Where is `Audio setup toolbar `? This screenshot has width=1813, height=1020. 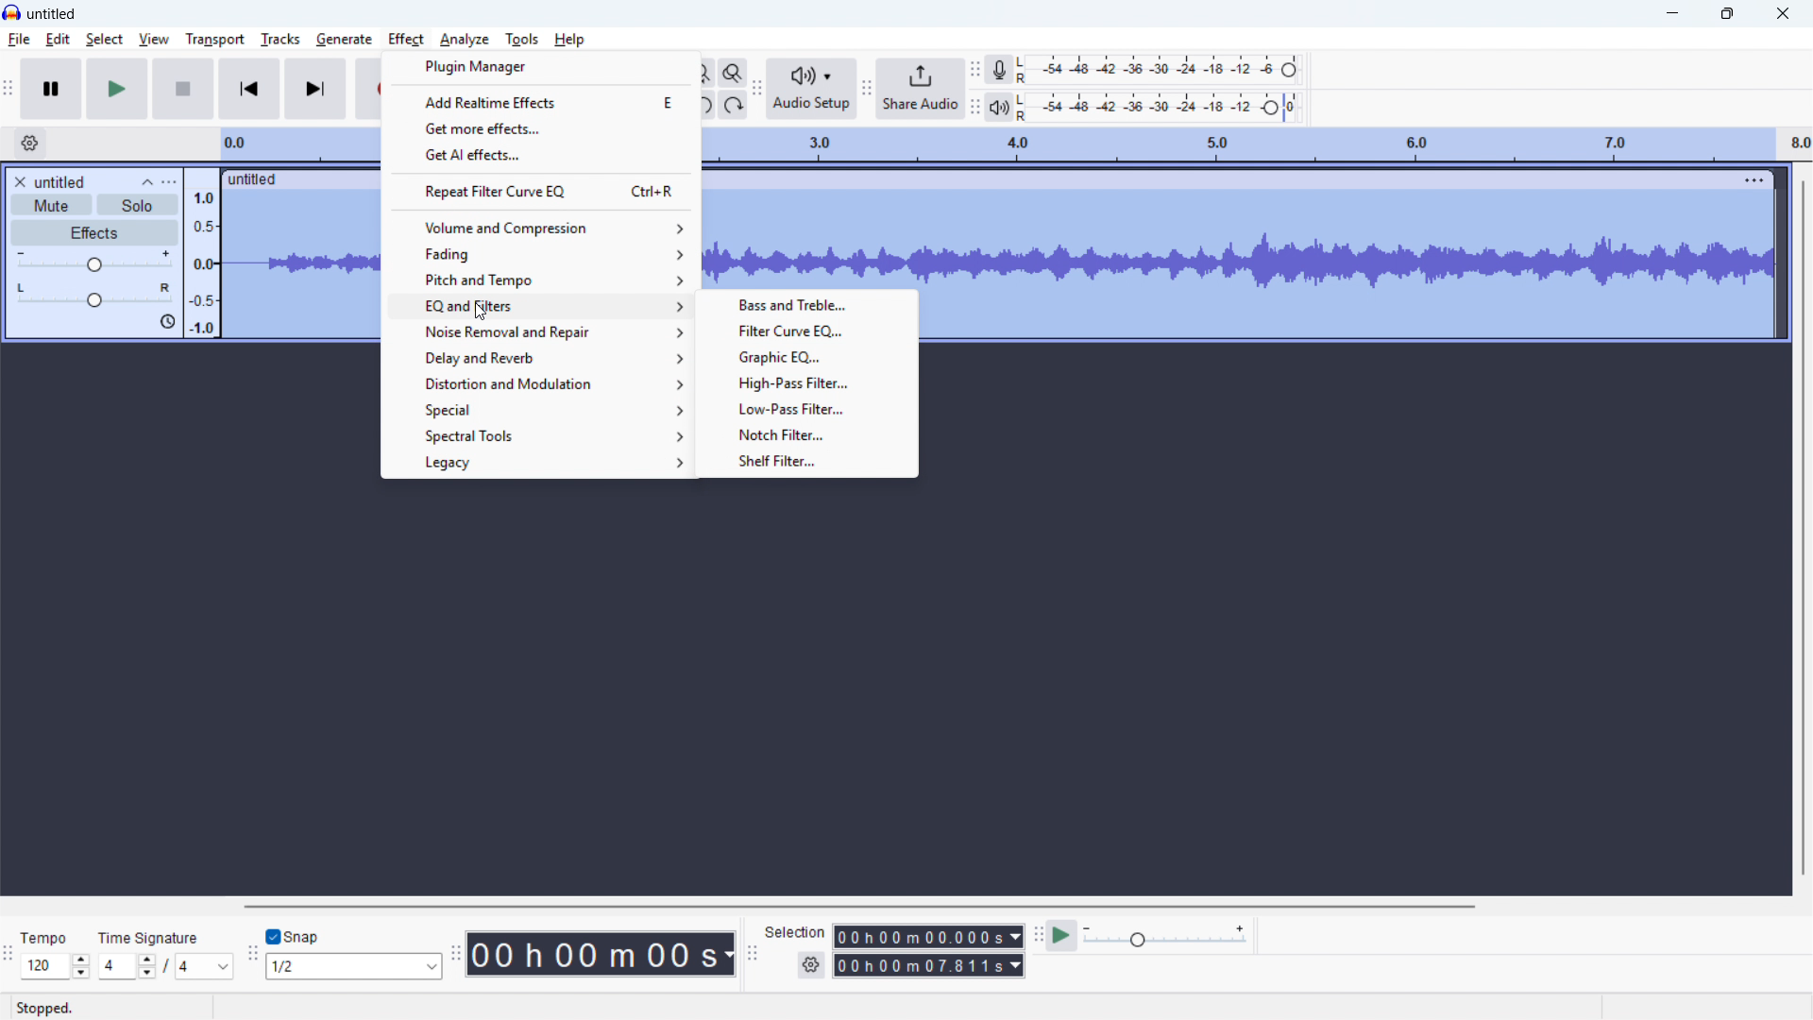
Audio setup toolbar  is located at coordinates (757, 90).